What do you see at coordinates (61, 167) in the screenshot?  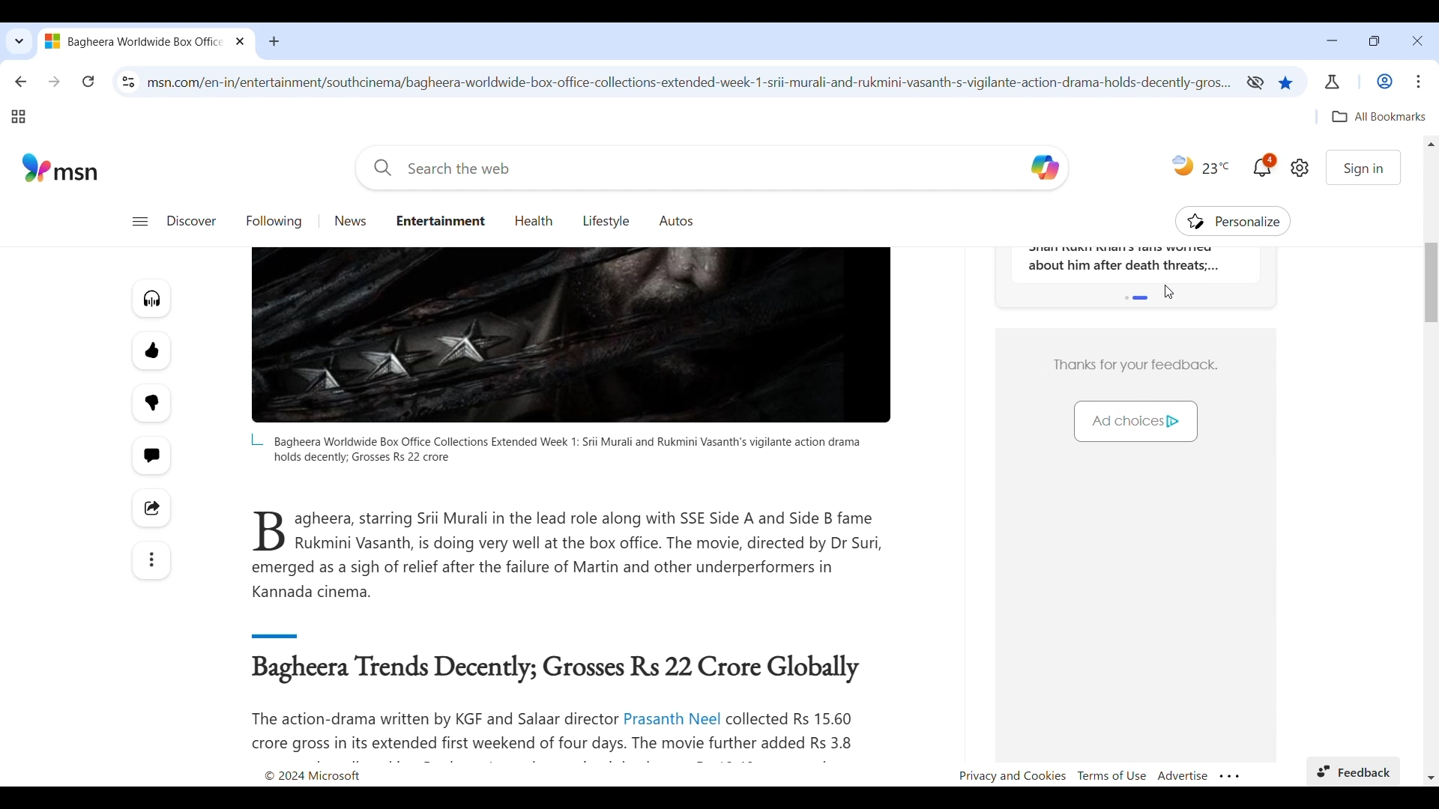 I see `Website logo and name` at bounding box center [61, 167].